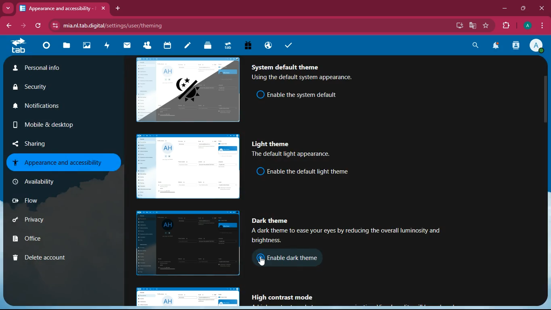  I want to click on mail, so click(127, 45).